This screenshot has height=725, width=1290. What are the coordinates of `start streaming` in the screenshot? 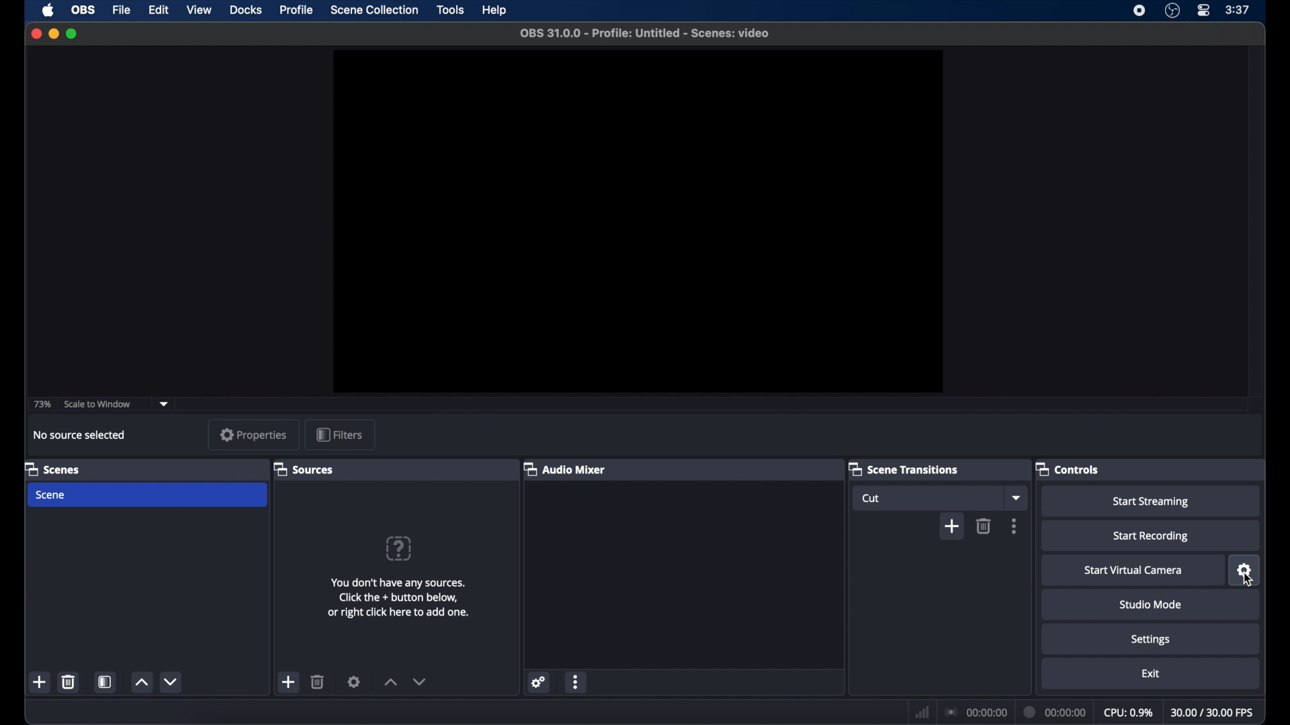 It's located at (1150, 502).